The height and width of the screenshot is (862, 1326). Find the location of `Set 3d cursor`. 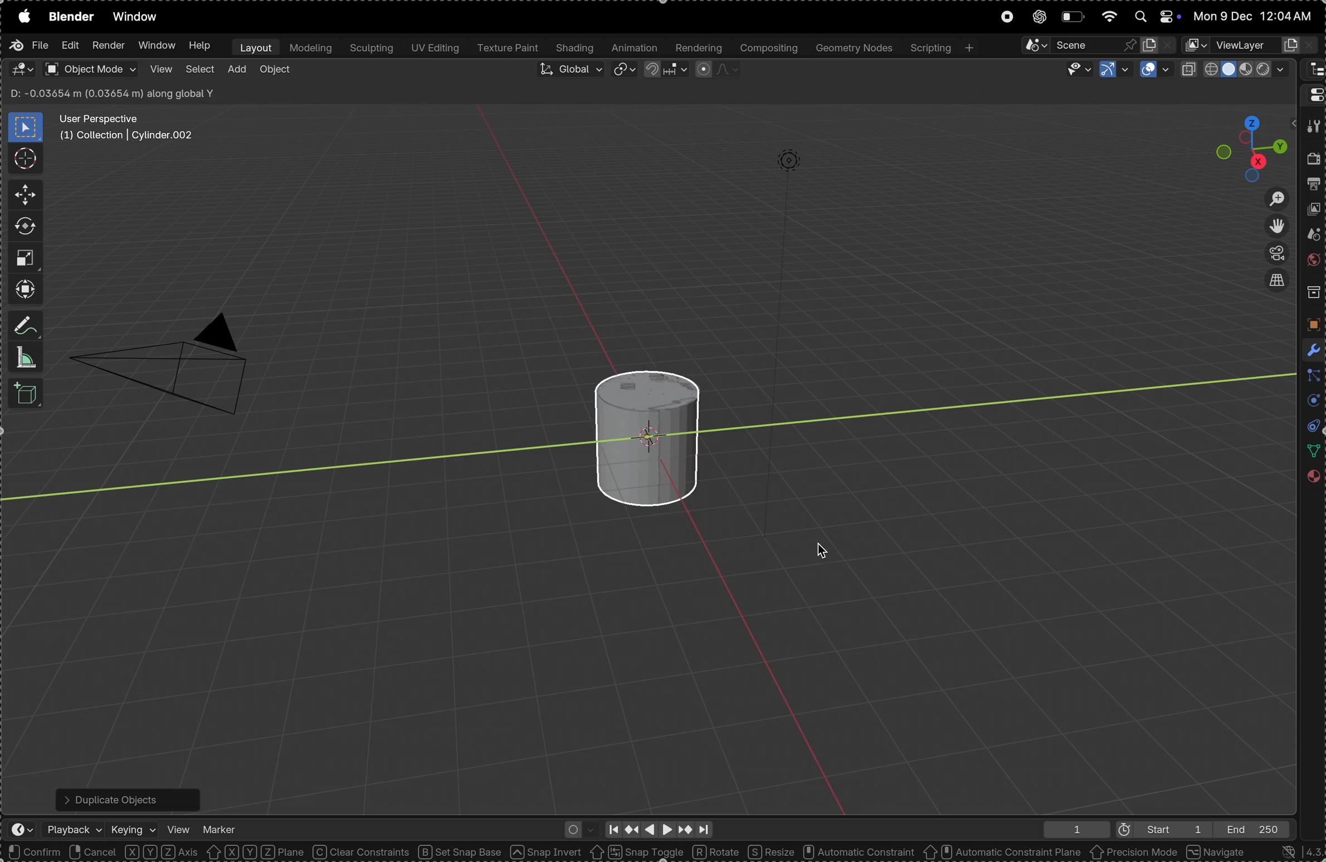

Set 3d cursor is located at coordinates (213, 852).